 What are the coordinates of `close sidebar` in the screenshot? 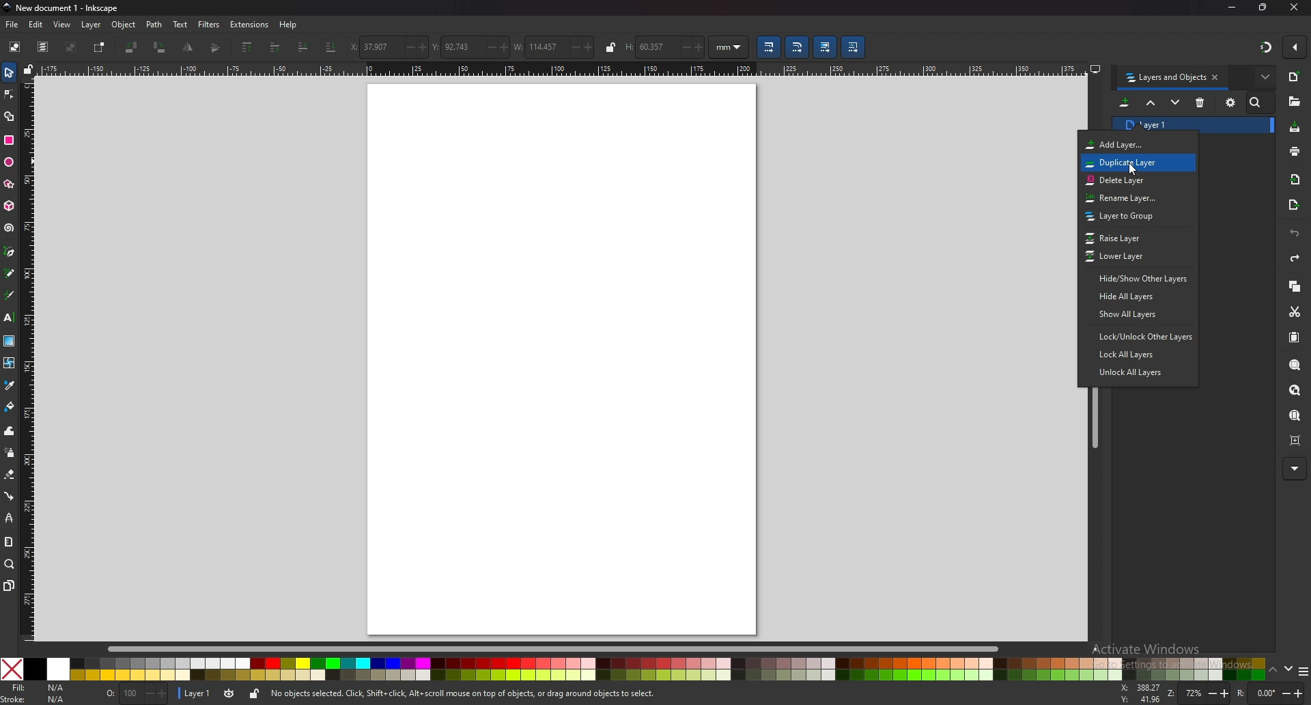 It's located at (1215, 77).